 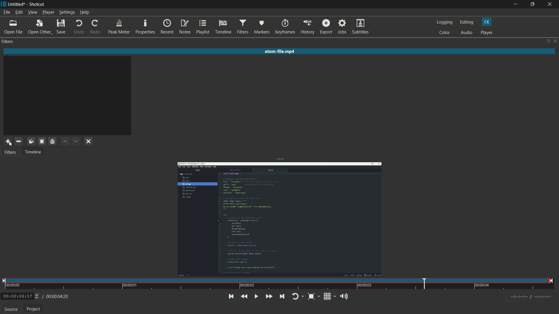 What do you see at coordinates (361, 27) in the screenshot?
I see `subtitles` at bounding box center [361, 27].